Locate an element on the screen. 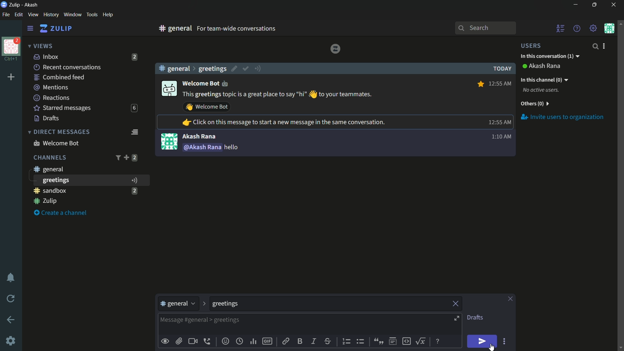  scroll up is located at coordinates (620, 23).